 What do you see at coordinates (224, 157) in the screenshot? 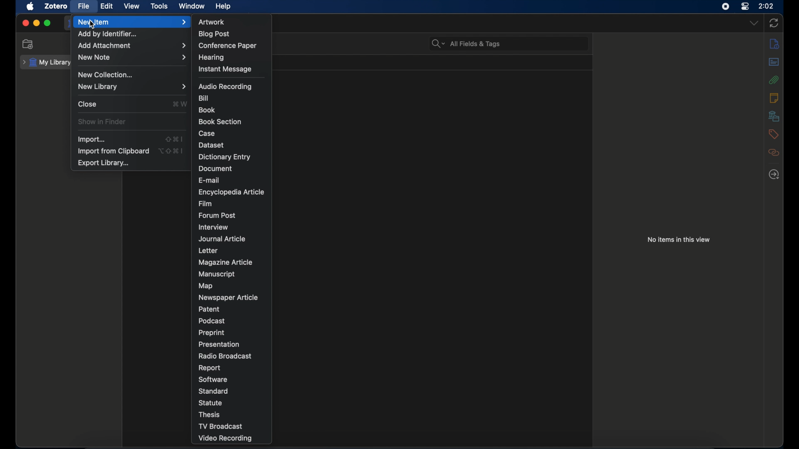
I see `dictionary entry` at bounding box center [224, 157].